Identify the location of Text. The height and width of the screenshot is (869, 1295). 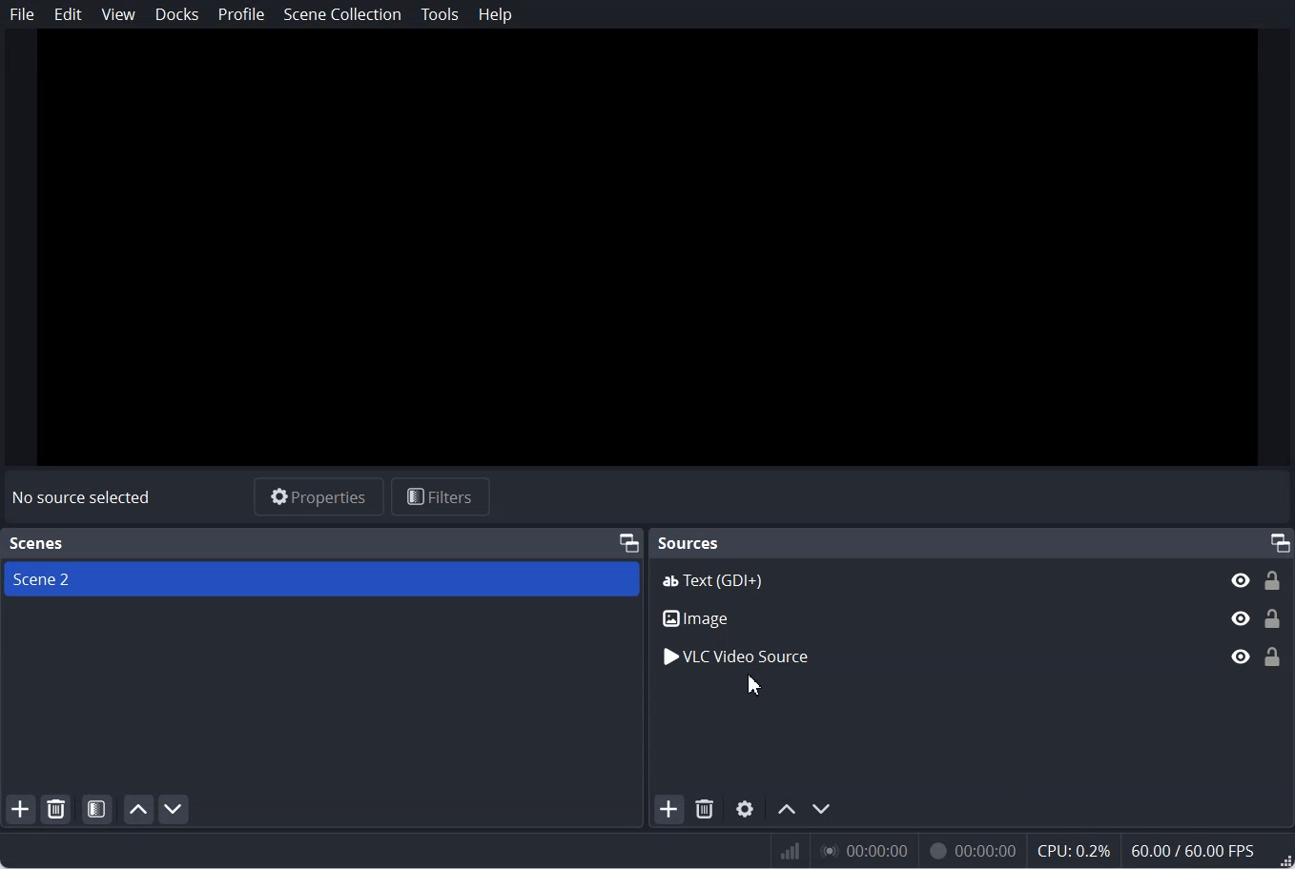
(84, 496).